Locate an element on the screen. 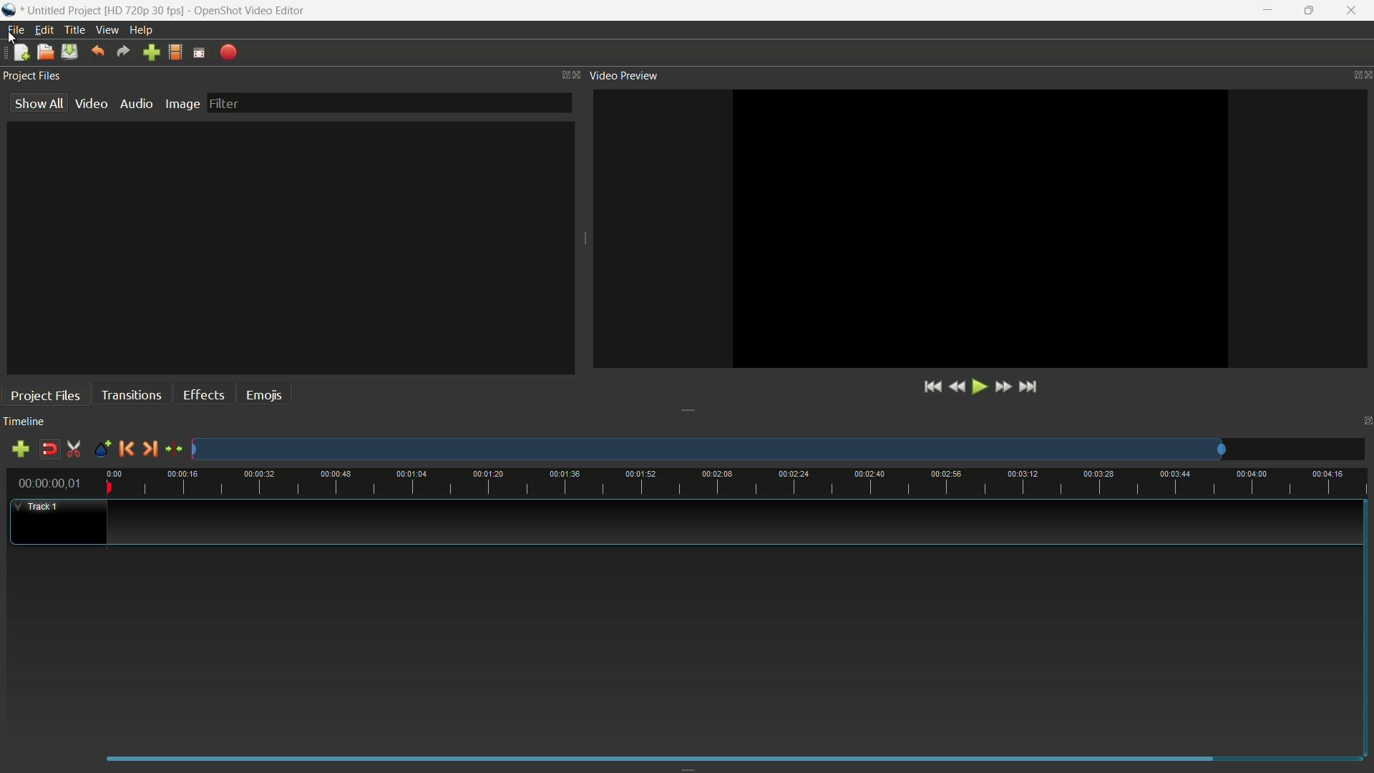 The height and width of the screenshot is (773, 1374). redo is located at coordinates (125, 51).